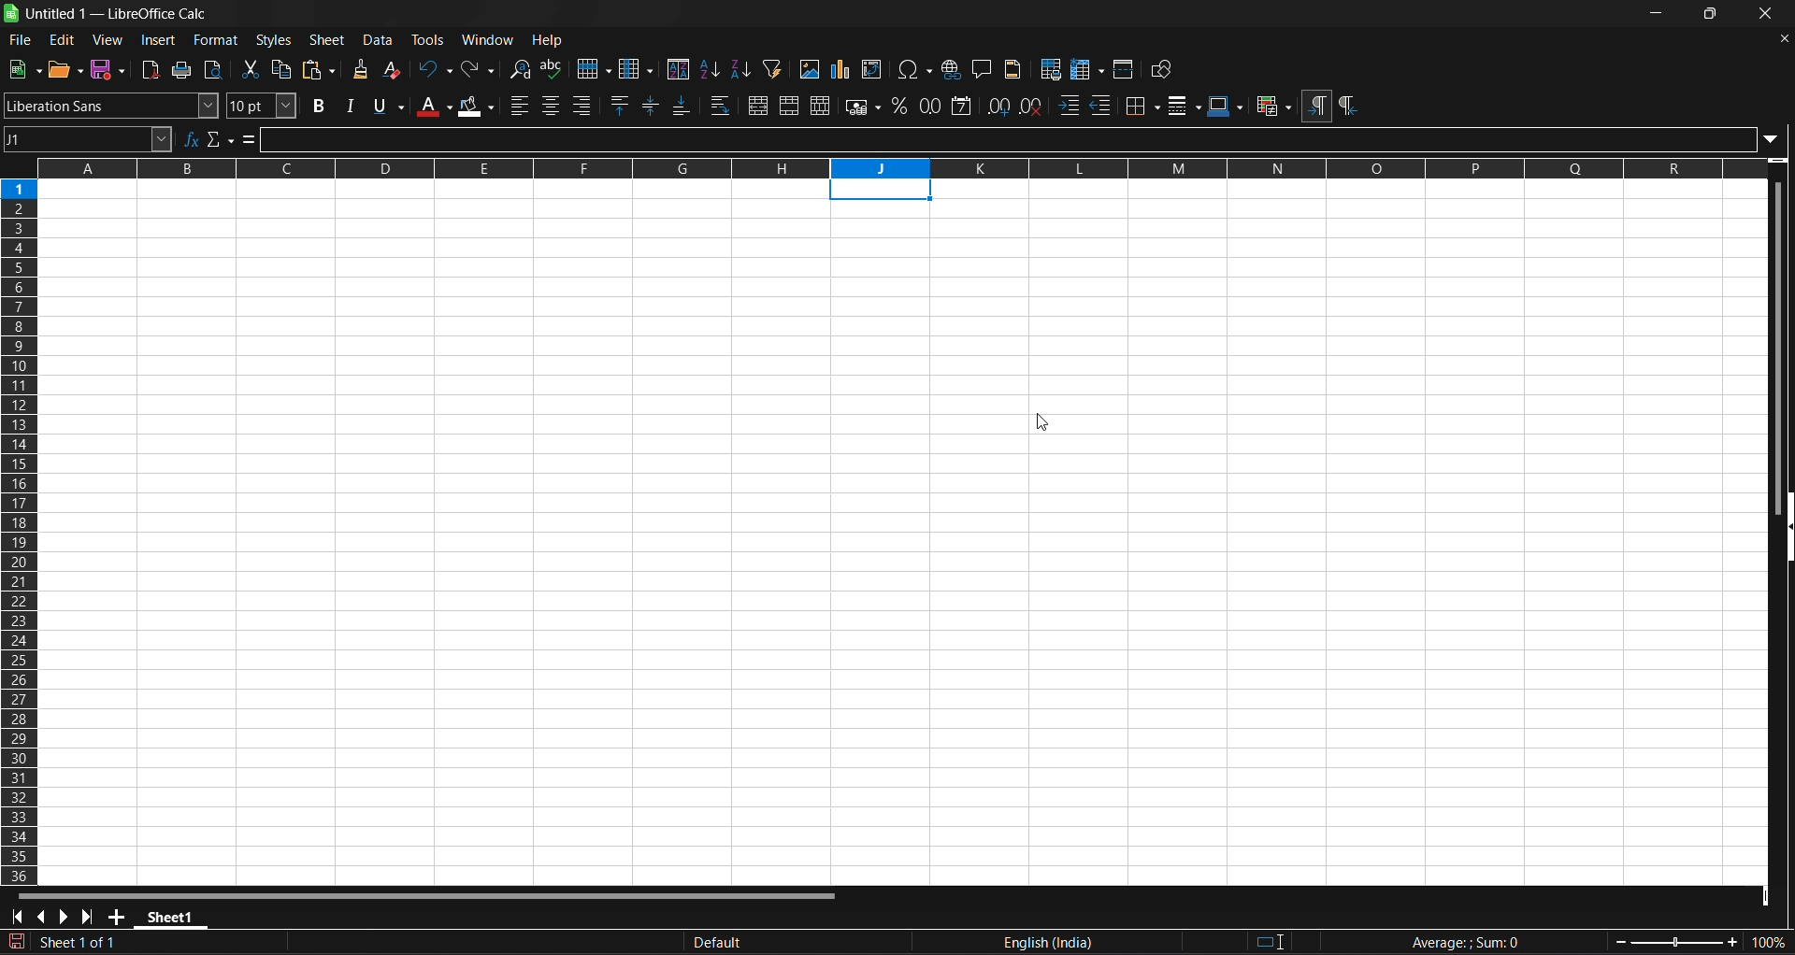 The height and width of the screenshot is (955, 1795). What do you see at coordinates (1228, 104) in the screenshot?
I see `border color` at bounding box center [1228, 104].